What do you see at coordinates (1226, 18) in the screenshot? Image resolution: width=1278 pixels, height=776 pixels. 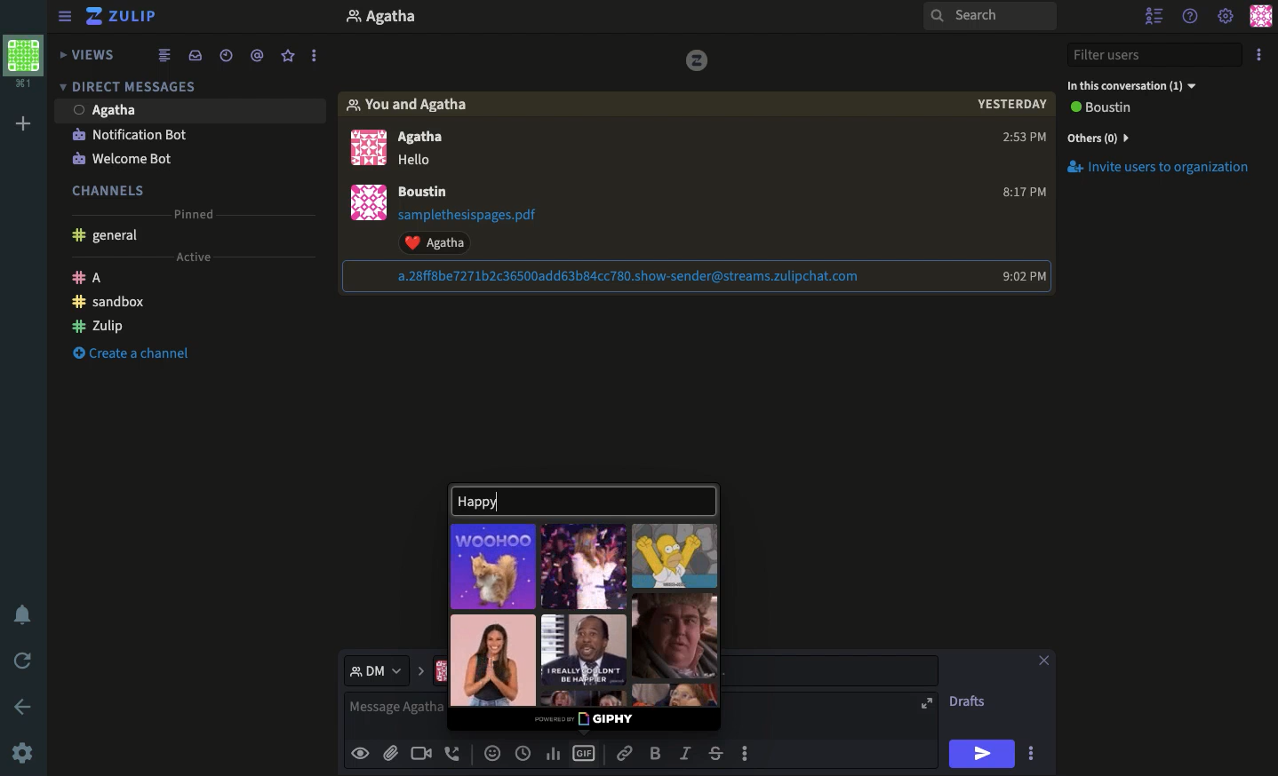 I see `Settings` at bounding box center [1226, 18].